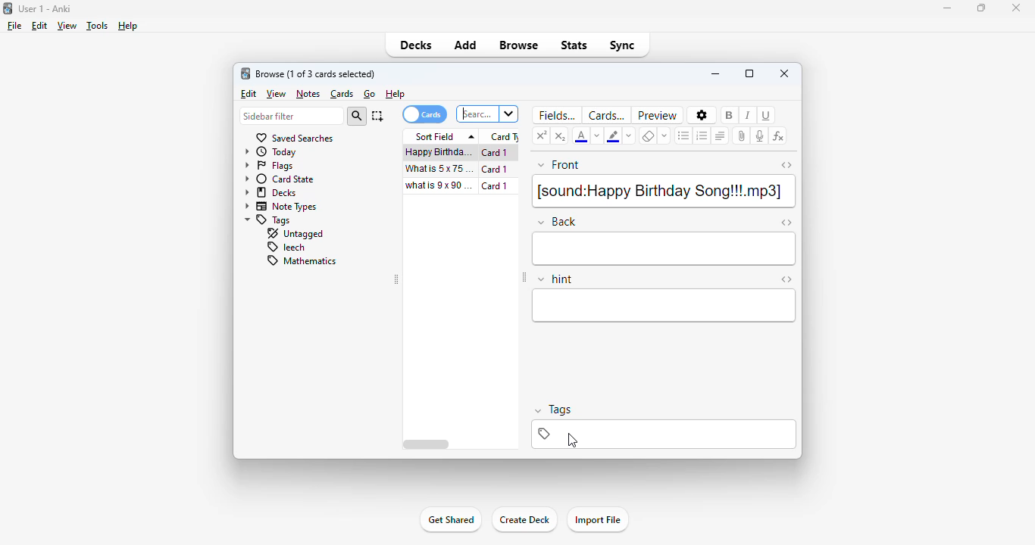 The image size is (1035, 545). I want to click on User-1 Anki, so click(46, 9).